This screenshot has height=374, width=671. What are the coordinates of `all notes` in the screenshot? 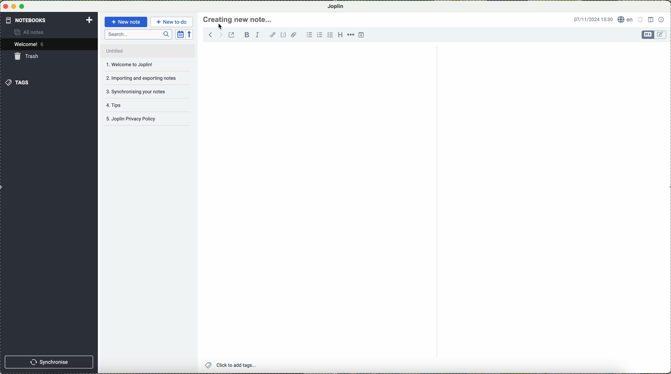 It's located at (34, 33).